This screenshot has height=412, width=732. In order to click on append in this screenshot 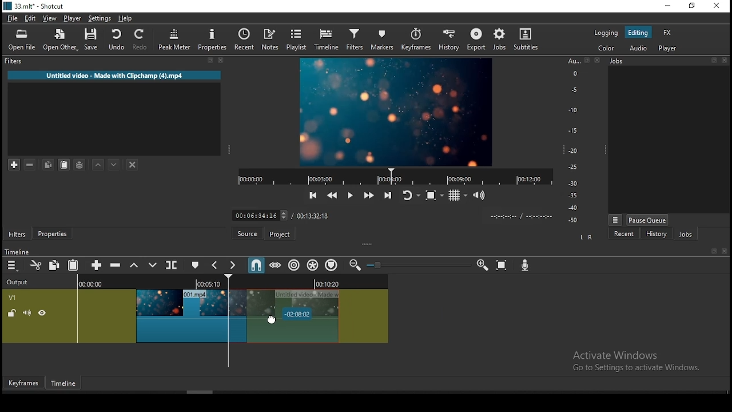, I will do `click(97, 266)`.